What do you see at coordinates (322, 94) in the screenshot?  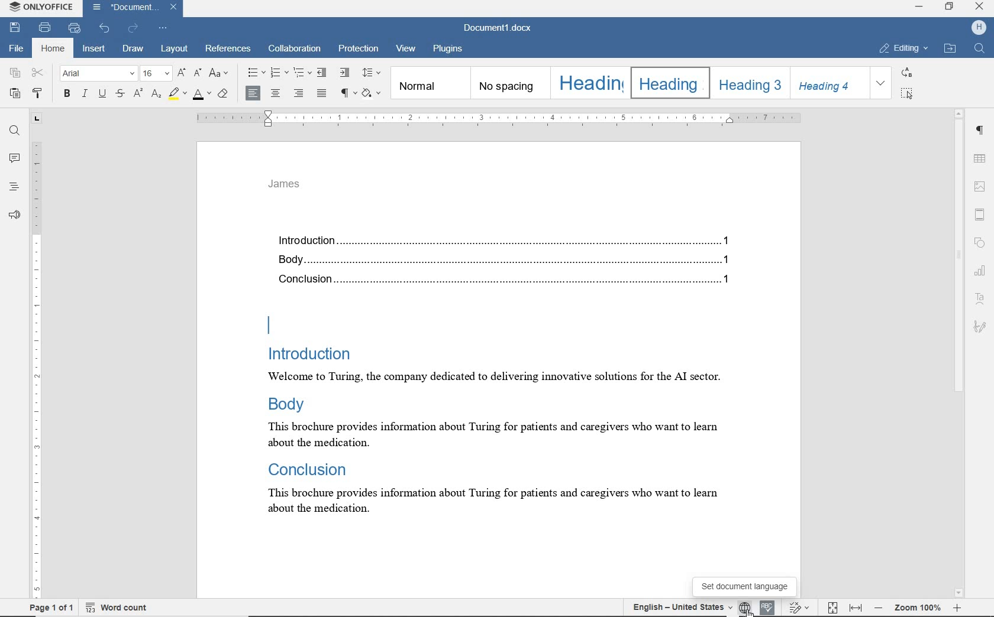 I see `justified` at bounding box center [322, 94].